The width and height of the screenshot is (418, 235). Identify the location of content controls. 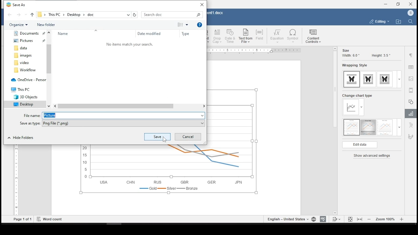
(314, 36).